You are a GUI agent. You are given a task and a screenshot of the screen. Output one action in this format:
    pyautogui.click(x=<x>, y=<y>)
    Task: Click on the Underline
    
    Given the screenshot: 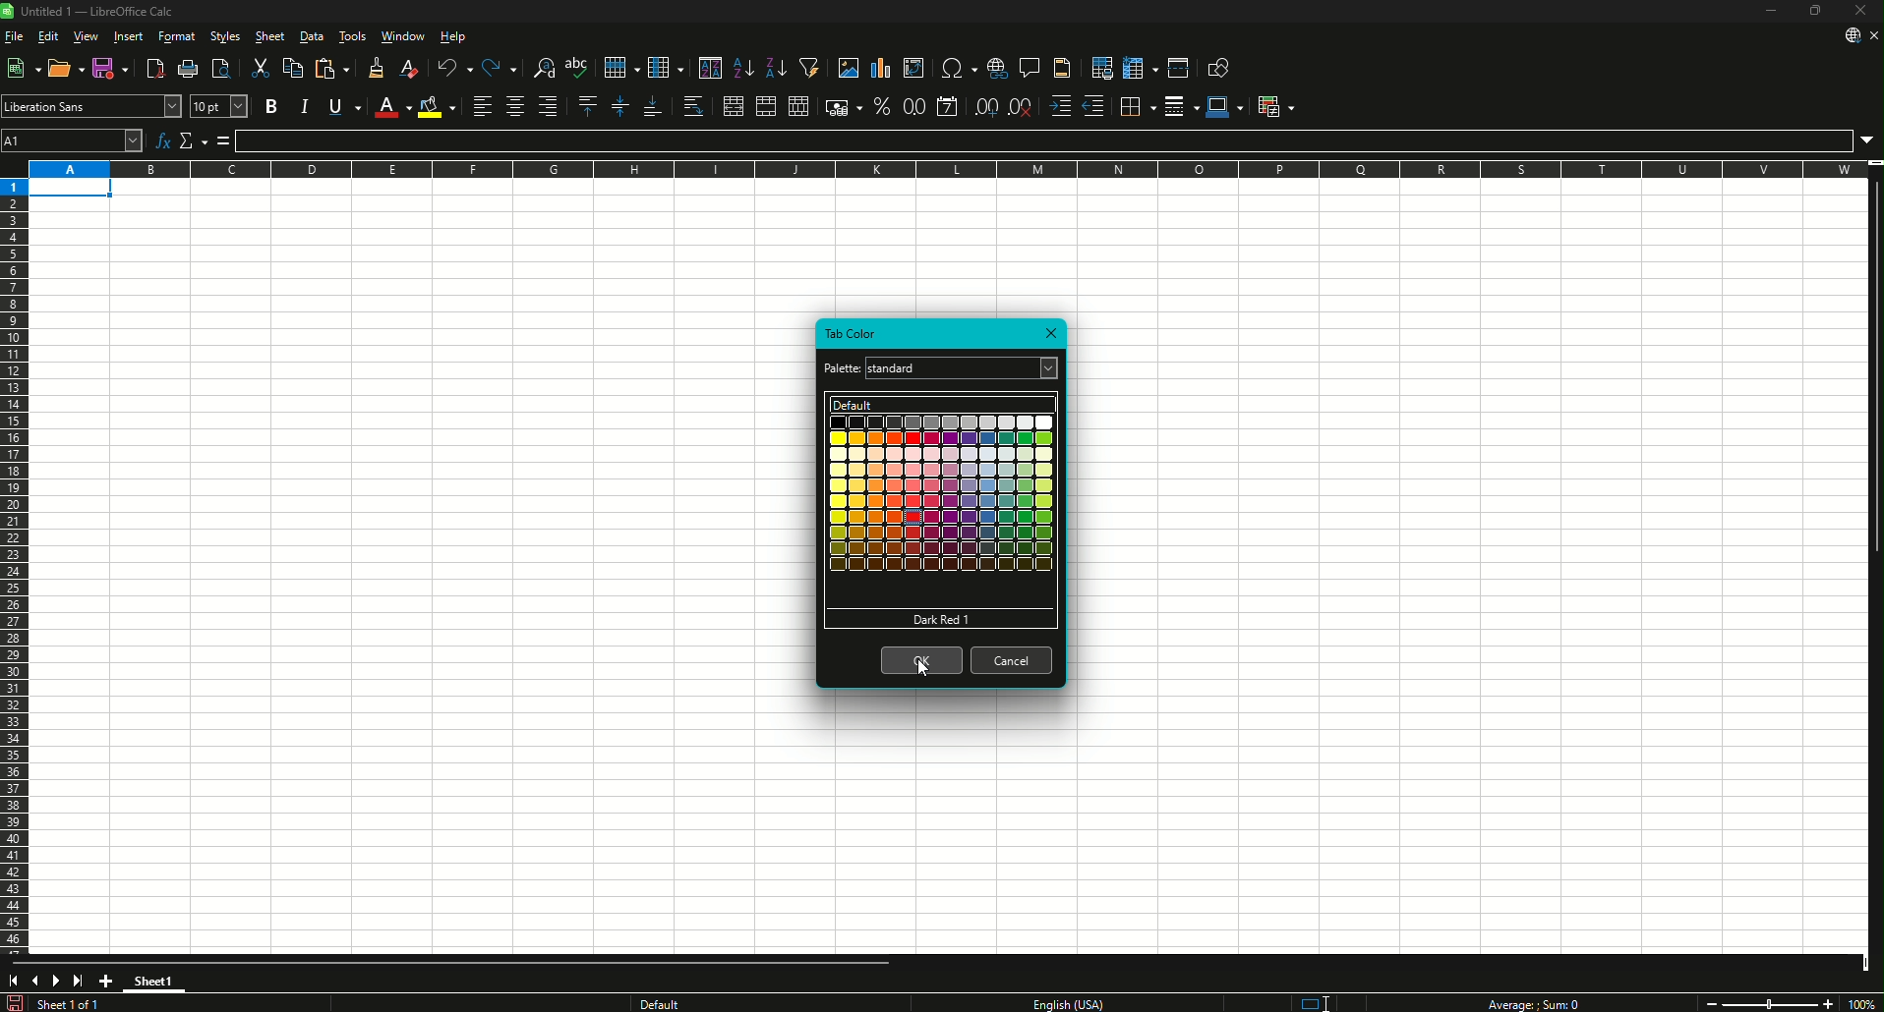 What is the action you would take?
    pyautogui.click(x=345, y=106)
    